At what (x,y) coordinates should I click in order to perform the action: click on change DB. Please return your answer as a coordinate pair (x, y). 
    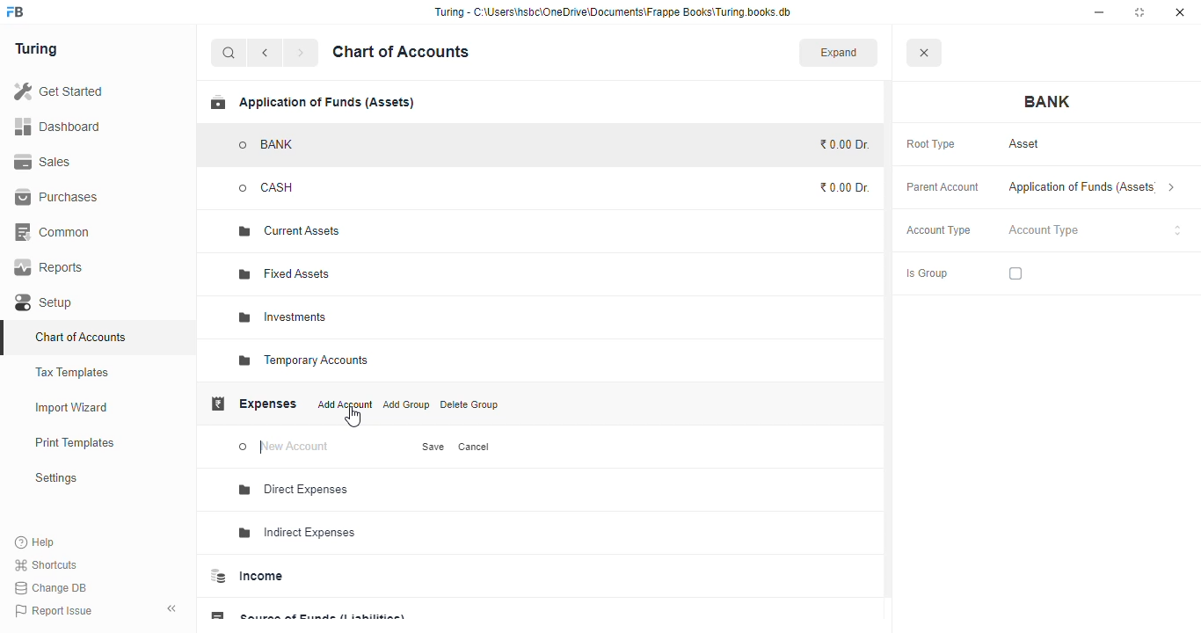
    Looking at the image, I should click on (52, 587).